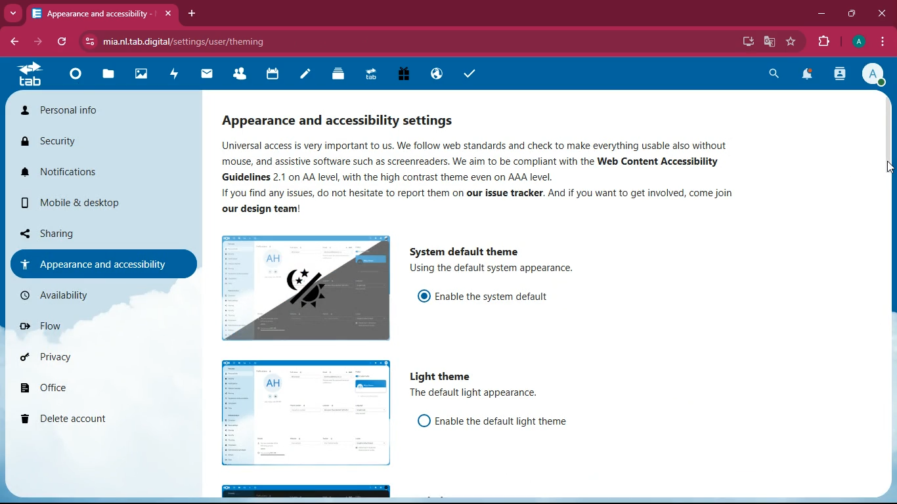  Describe the element at coordinates (768, 42) in the screenshot. I see `google translate` at that location.